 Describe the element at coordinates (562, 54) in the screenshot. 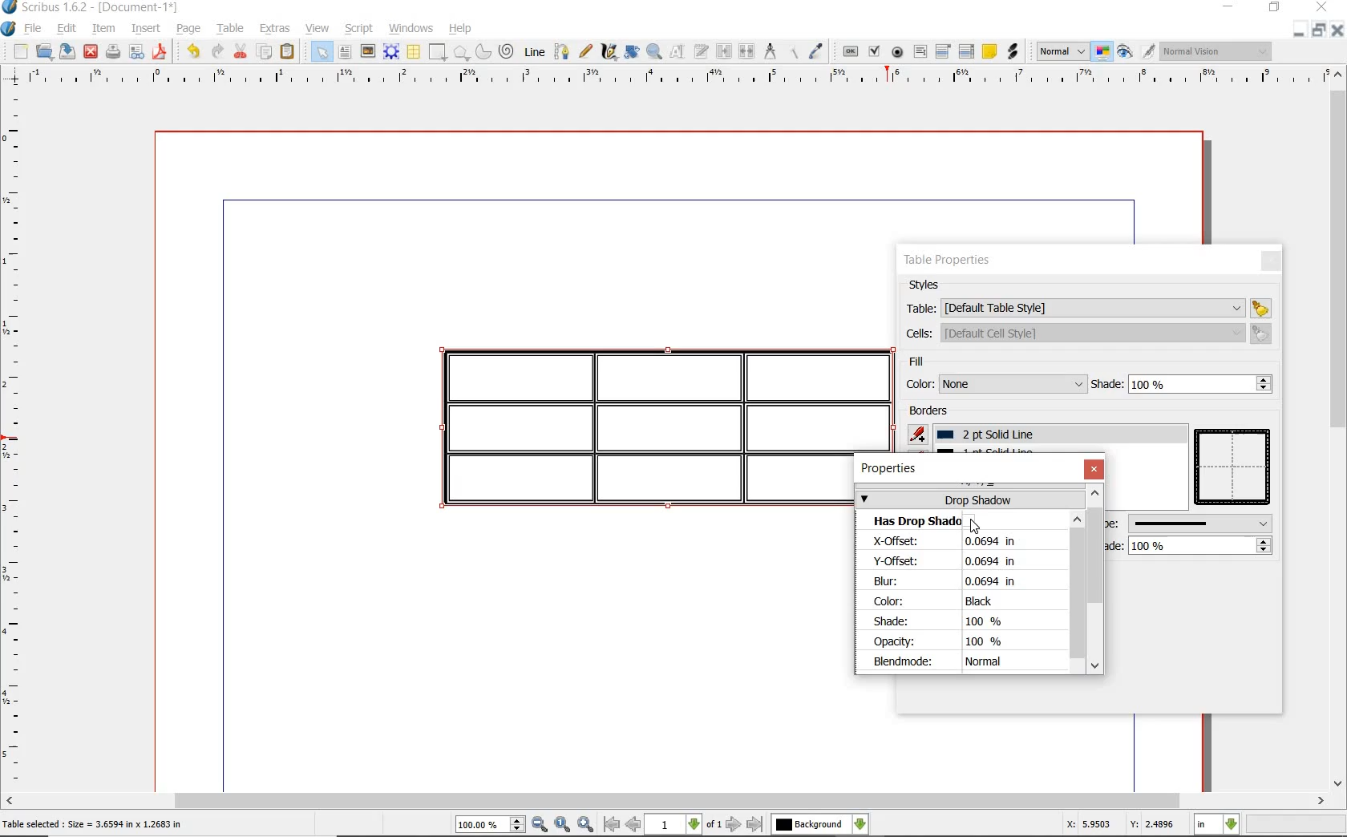

I see `bezier curve` at that location.